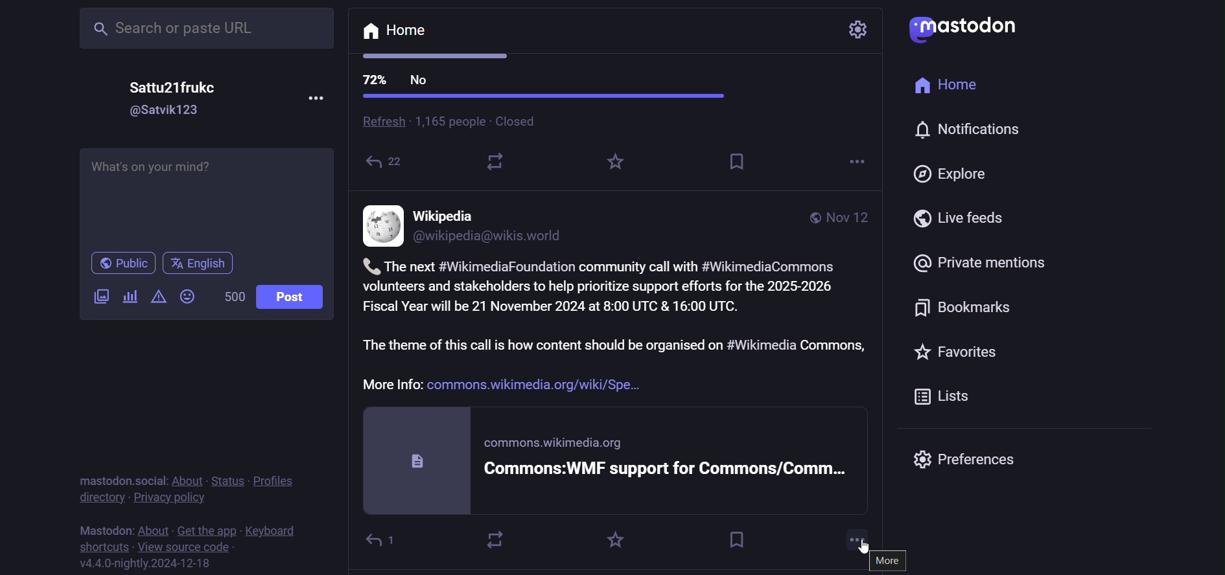 This screenshot has height=575, width=1225. Describe the element at coordinates (374, 79) in the screenshot. I see `72%` at that location.